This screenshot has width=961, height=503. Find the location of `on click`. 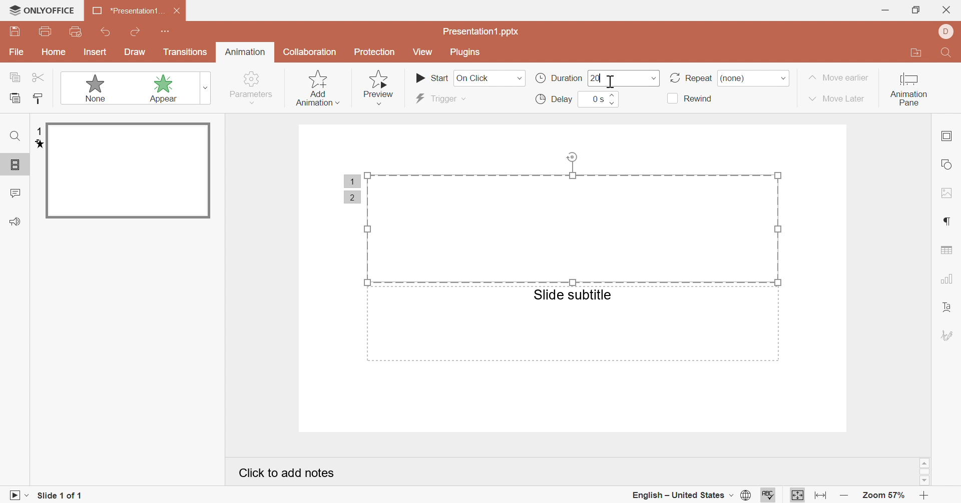

on click is located at coordinates (489, 78).